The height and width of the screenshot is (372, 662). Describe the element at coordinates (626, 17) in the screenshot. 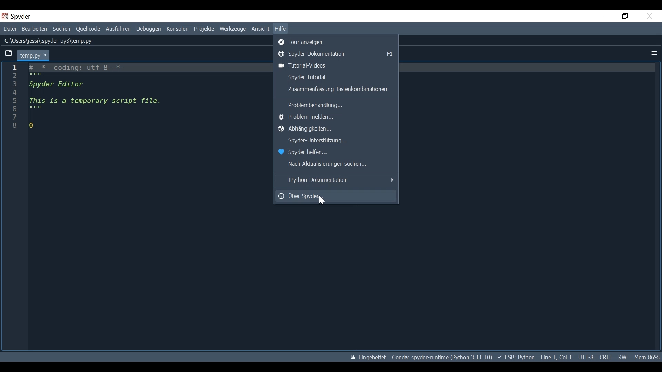

I see `Restore` at that location.